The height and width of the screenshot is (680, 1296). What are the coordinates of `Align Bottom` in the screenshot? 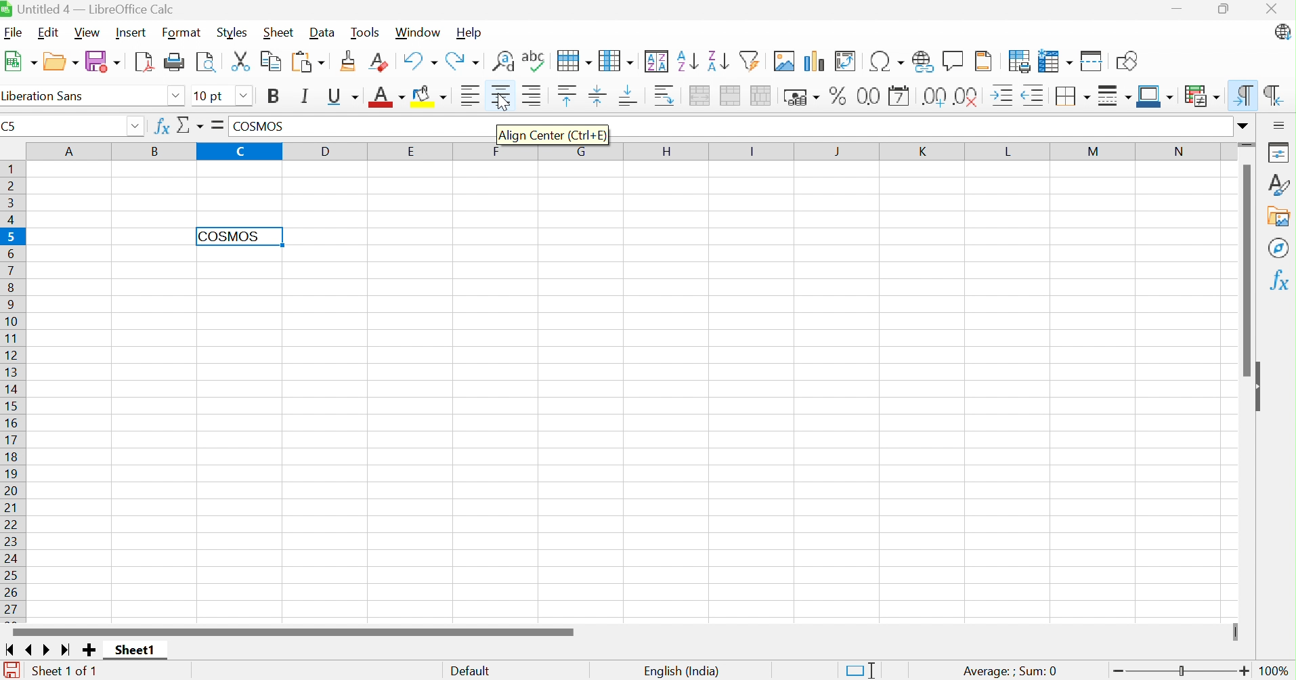 It's located at (628, 96).